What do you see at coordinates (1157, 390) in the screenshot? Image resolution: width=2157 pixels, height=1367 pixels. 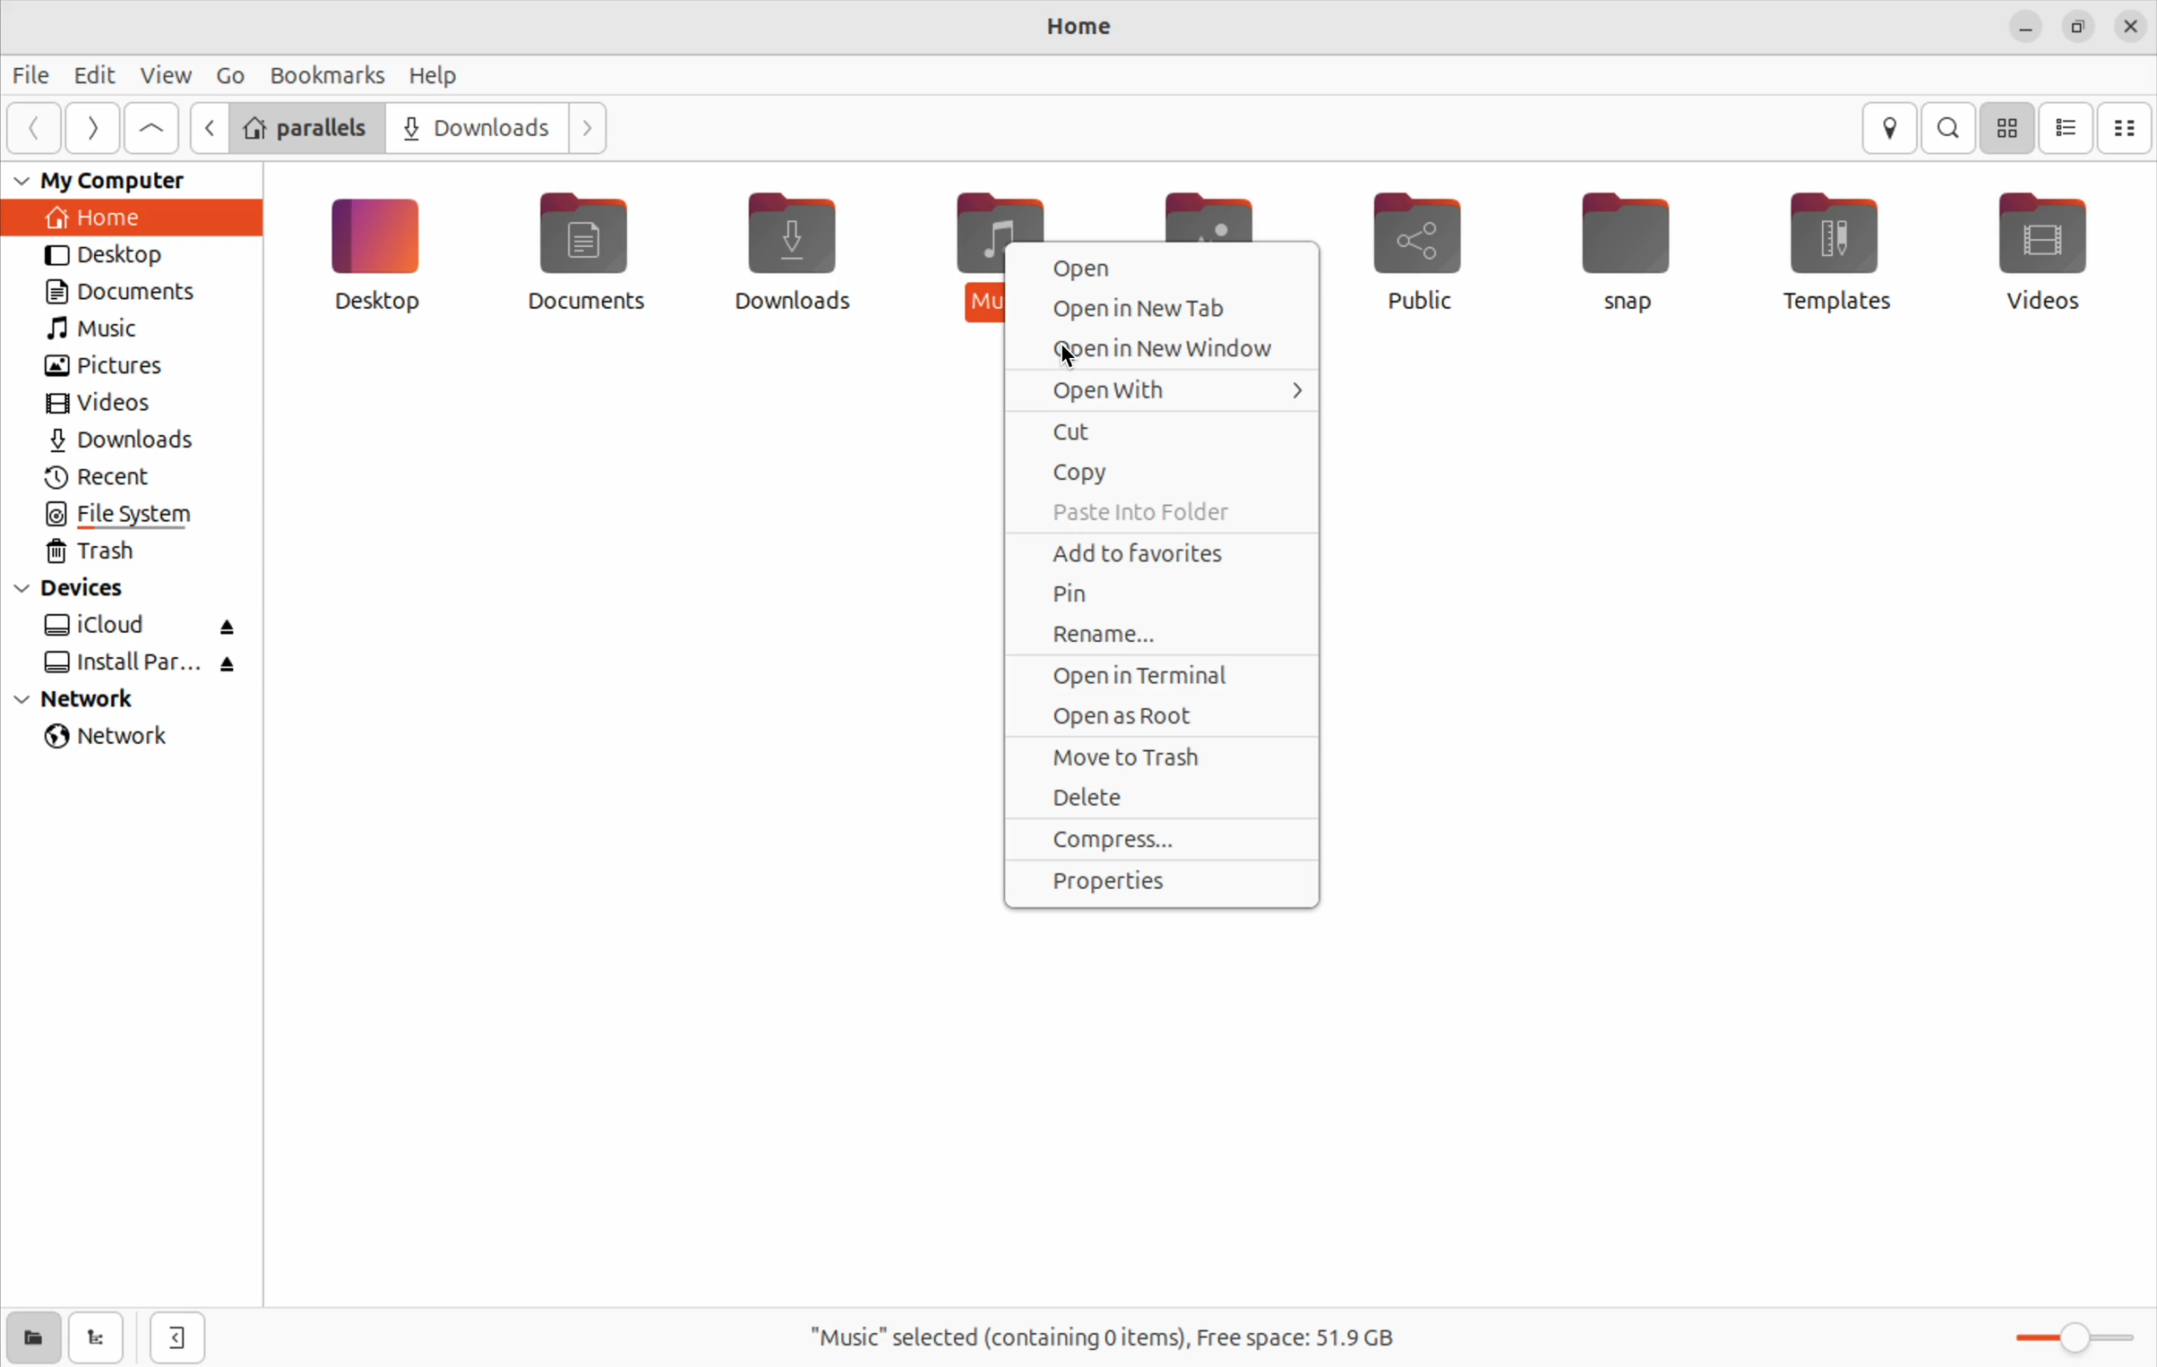 I see `open with` at bounding box center [1157, 390].